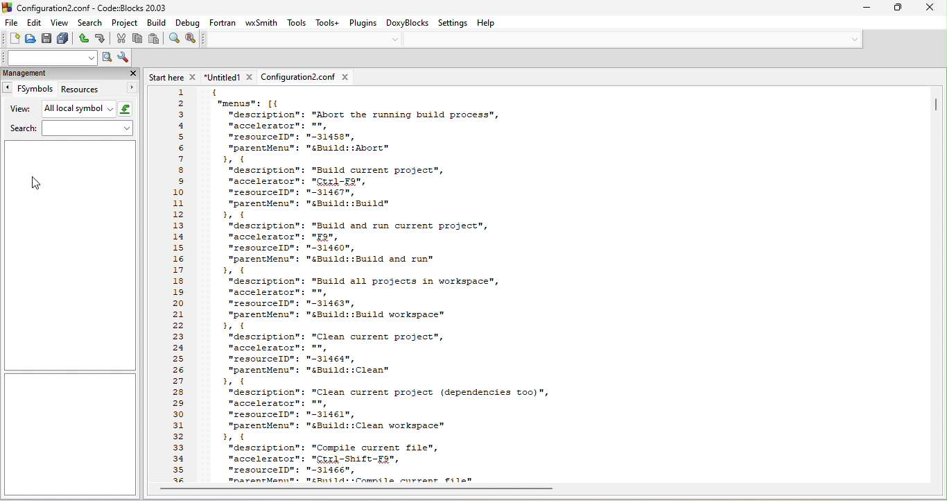 Image resolution: width=947 pixels, height=501 pixels. I want to click on text to search, so click(48, 58).